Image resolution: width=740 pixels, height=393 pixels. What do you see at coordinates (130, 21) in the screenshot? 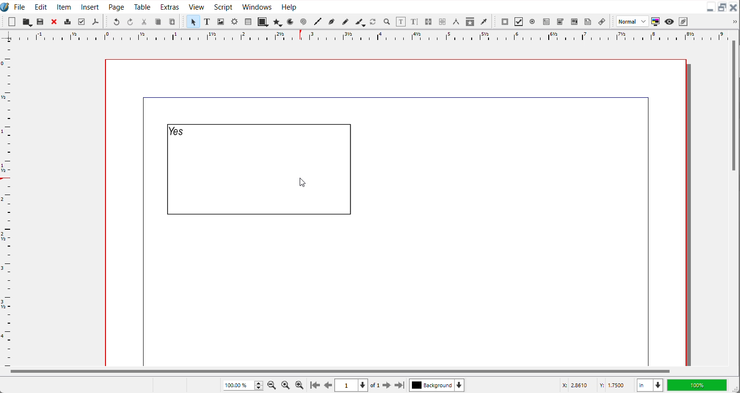
I see `Redo` at bounding box center [130, 21].